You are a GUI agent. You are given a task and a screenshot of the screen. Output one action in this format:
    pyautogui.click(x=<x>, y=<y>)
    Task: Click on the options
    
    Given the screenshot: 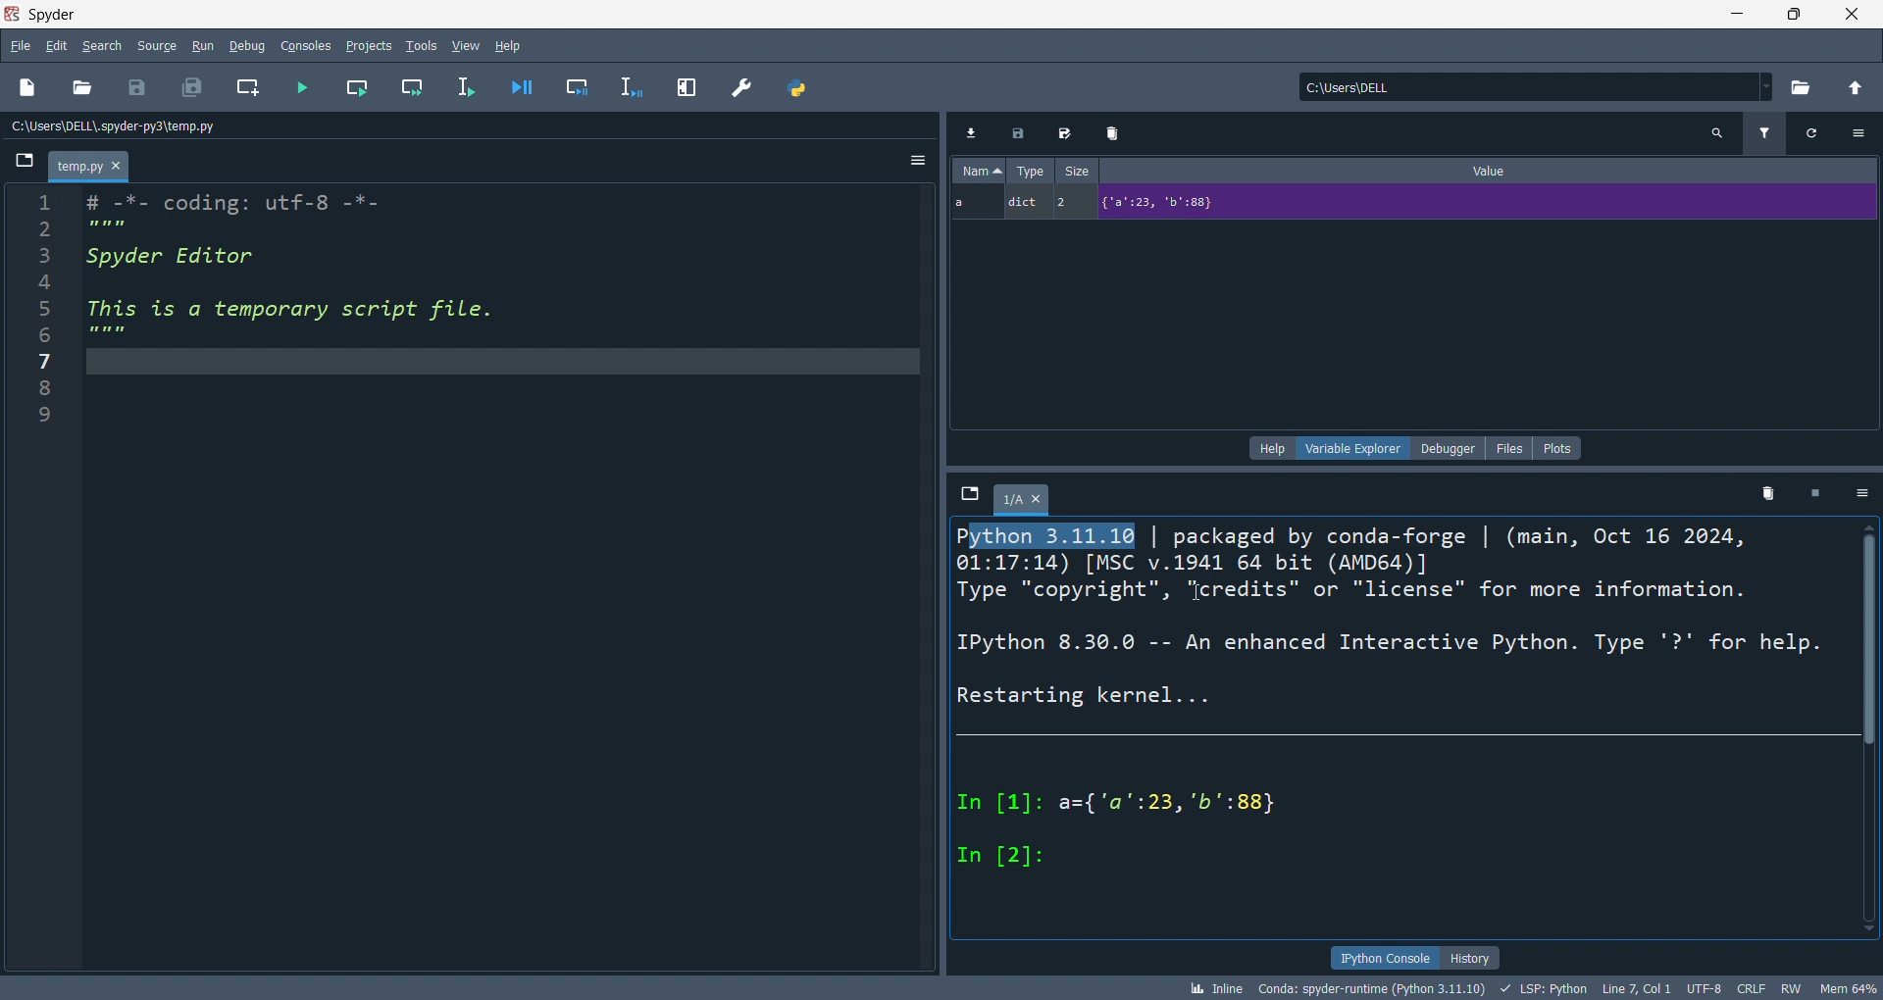 What is the action you would take?
    pyautogui.click(x=918, y=162)
    